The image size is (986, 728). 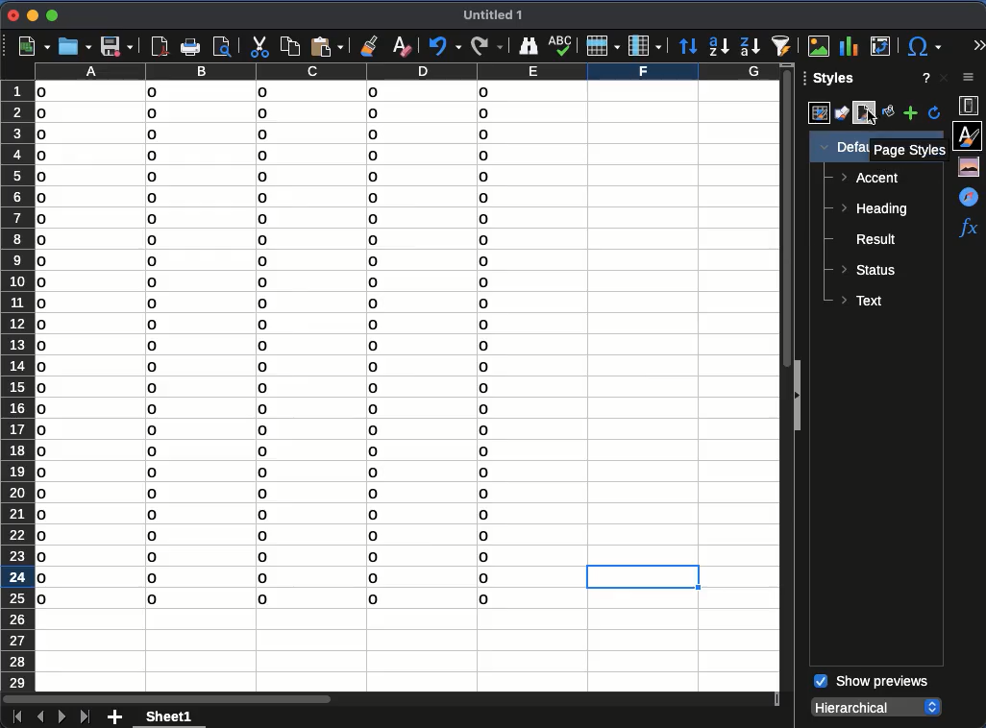 What do you see at coordinates (369, 45) in the screenshot?
I see `clone formatting` at bounding box center [369, 45].